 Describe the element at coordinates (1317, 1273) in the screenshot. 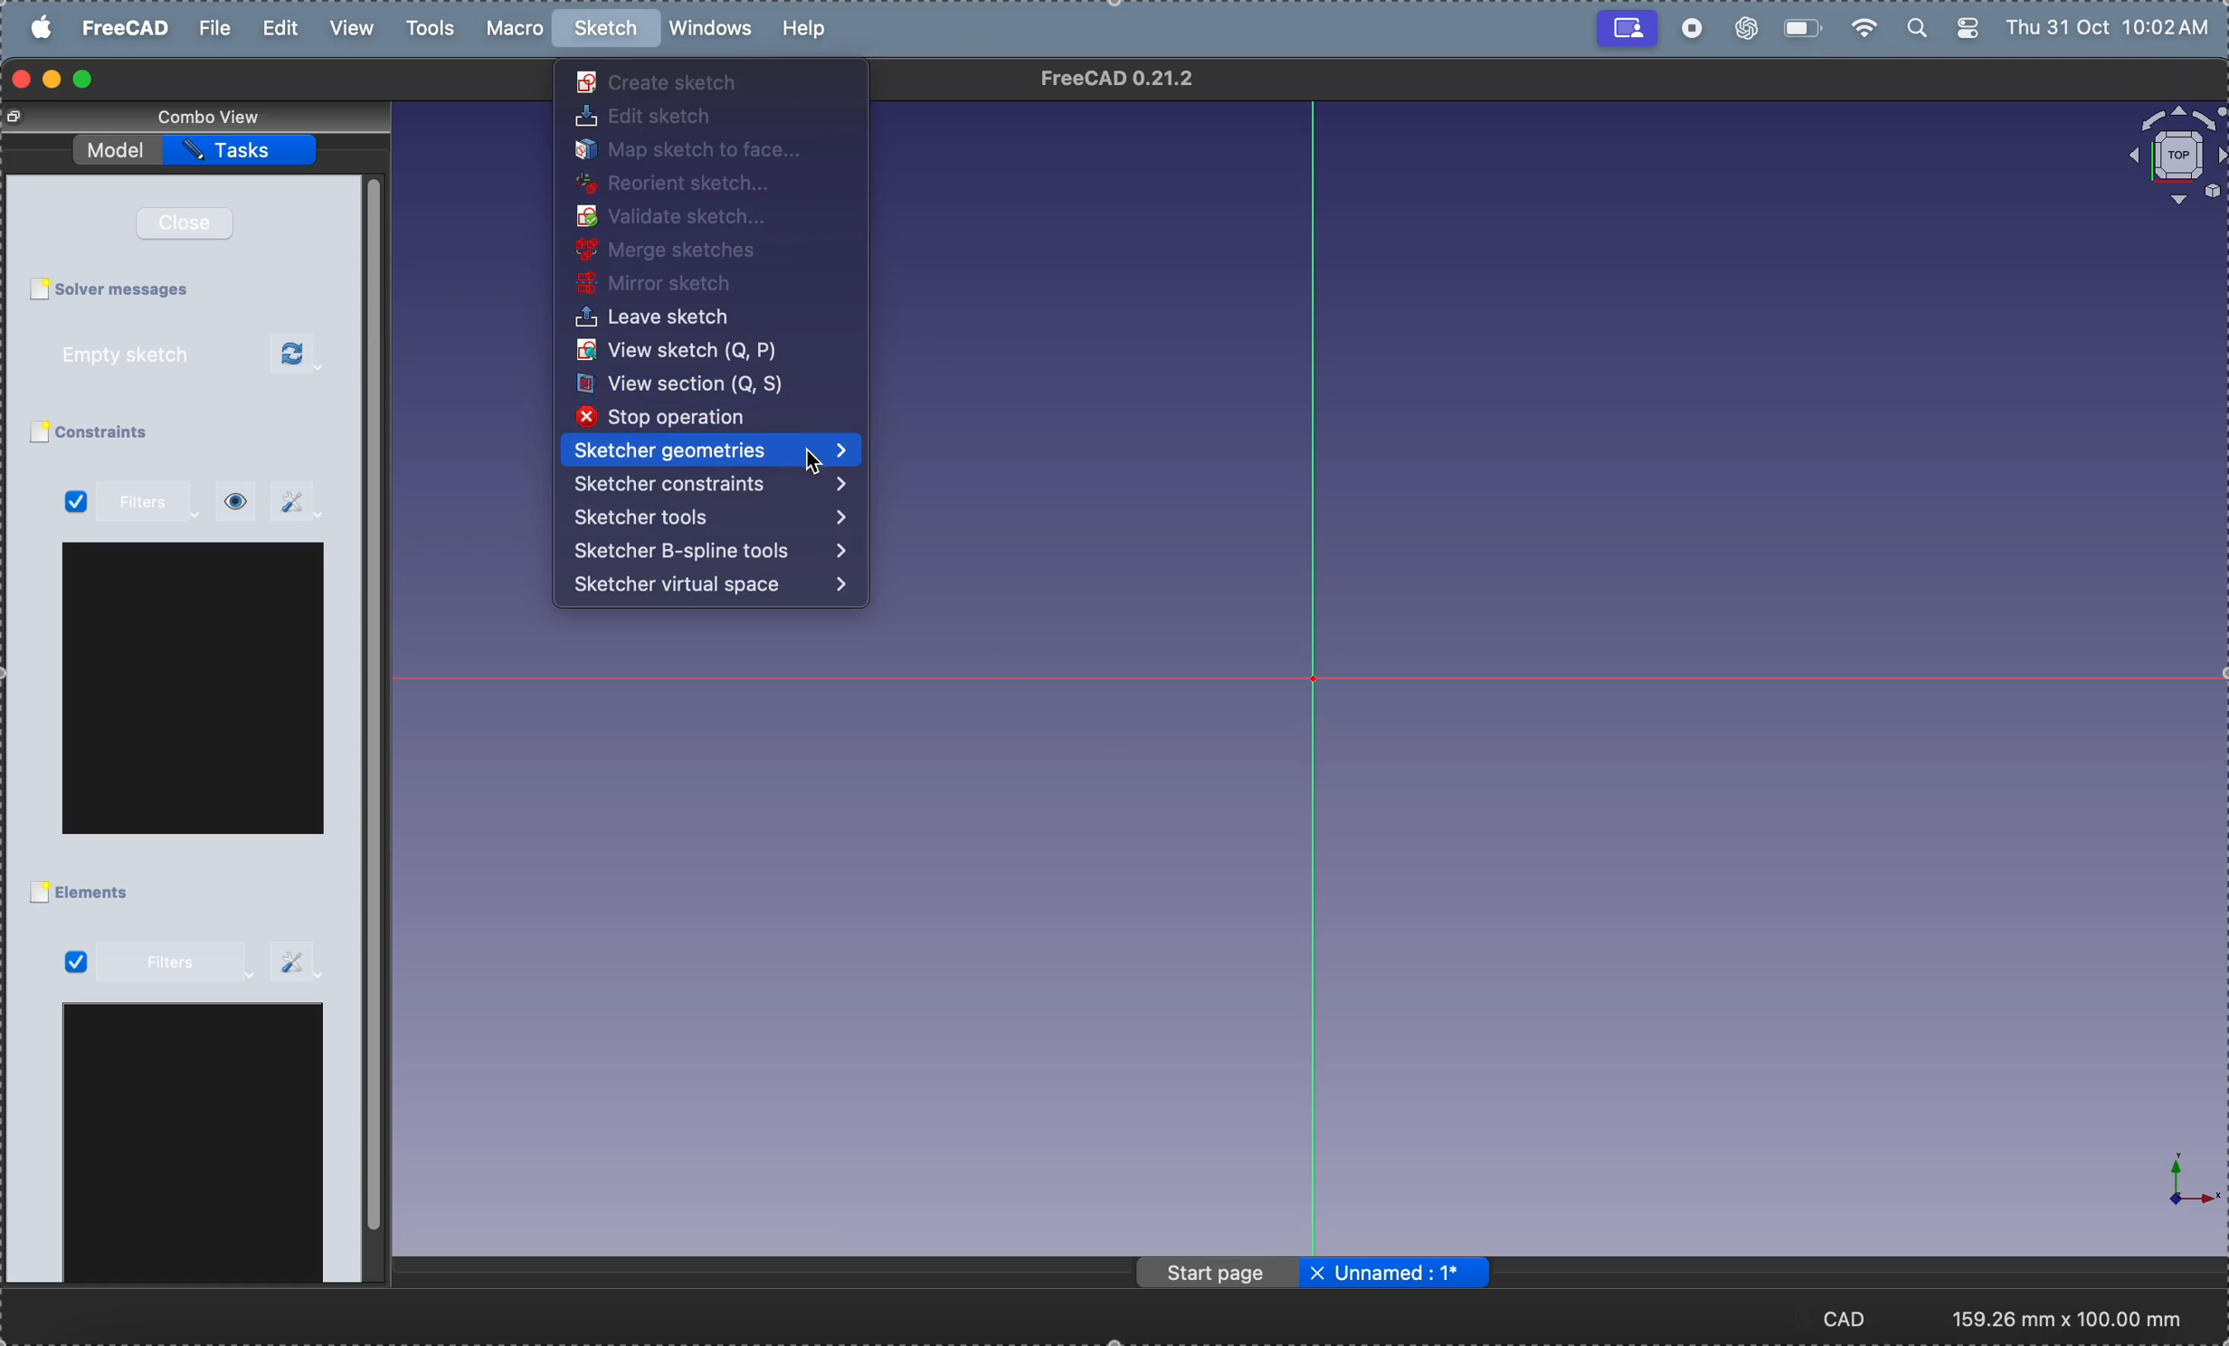

I see `close file` at that location.